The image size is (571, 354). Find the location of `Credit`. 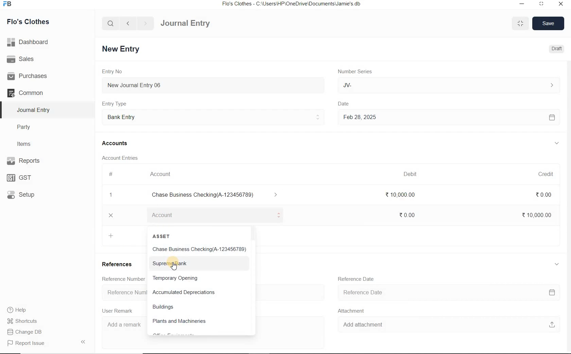

Credit is located at coordinates (541, 173).